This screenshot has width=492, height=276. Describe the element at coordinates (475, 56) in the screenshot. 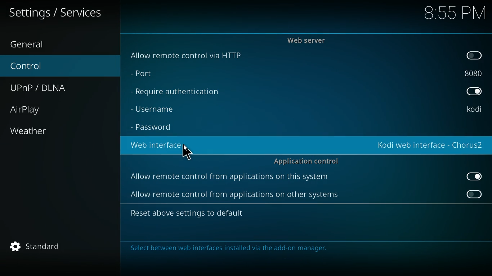

I see `off` at that location.